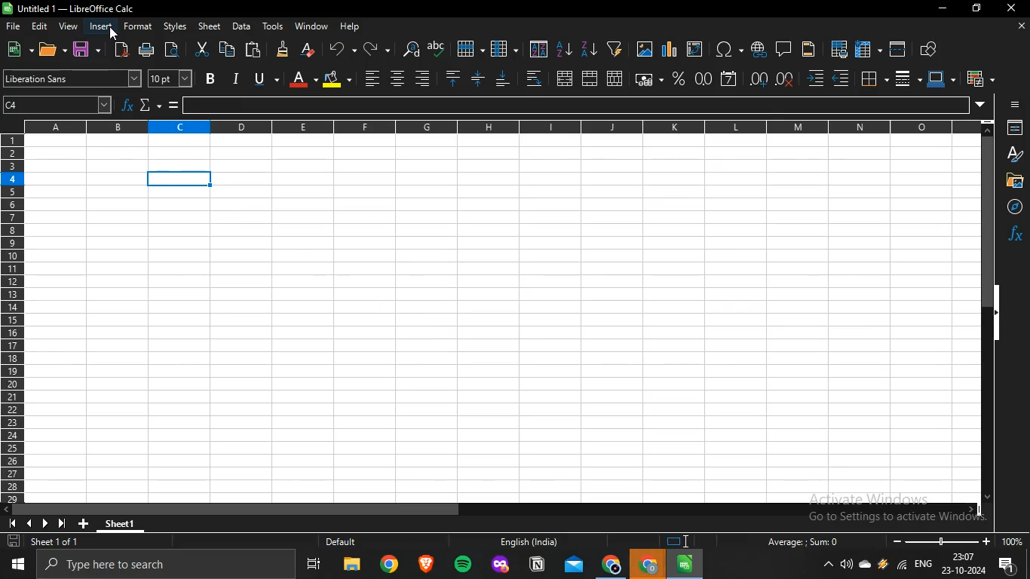  I want to click on google chrome, so click(648, 565).